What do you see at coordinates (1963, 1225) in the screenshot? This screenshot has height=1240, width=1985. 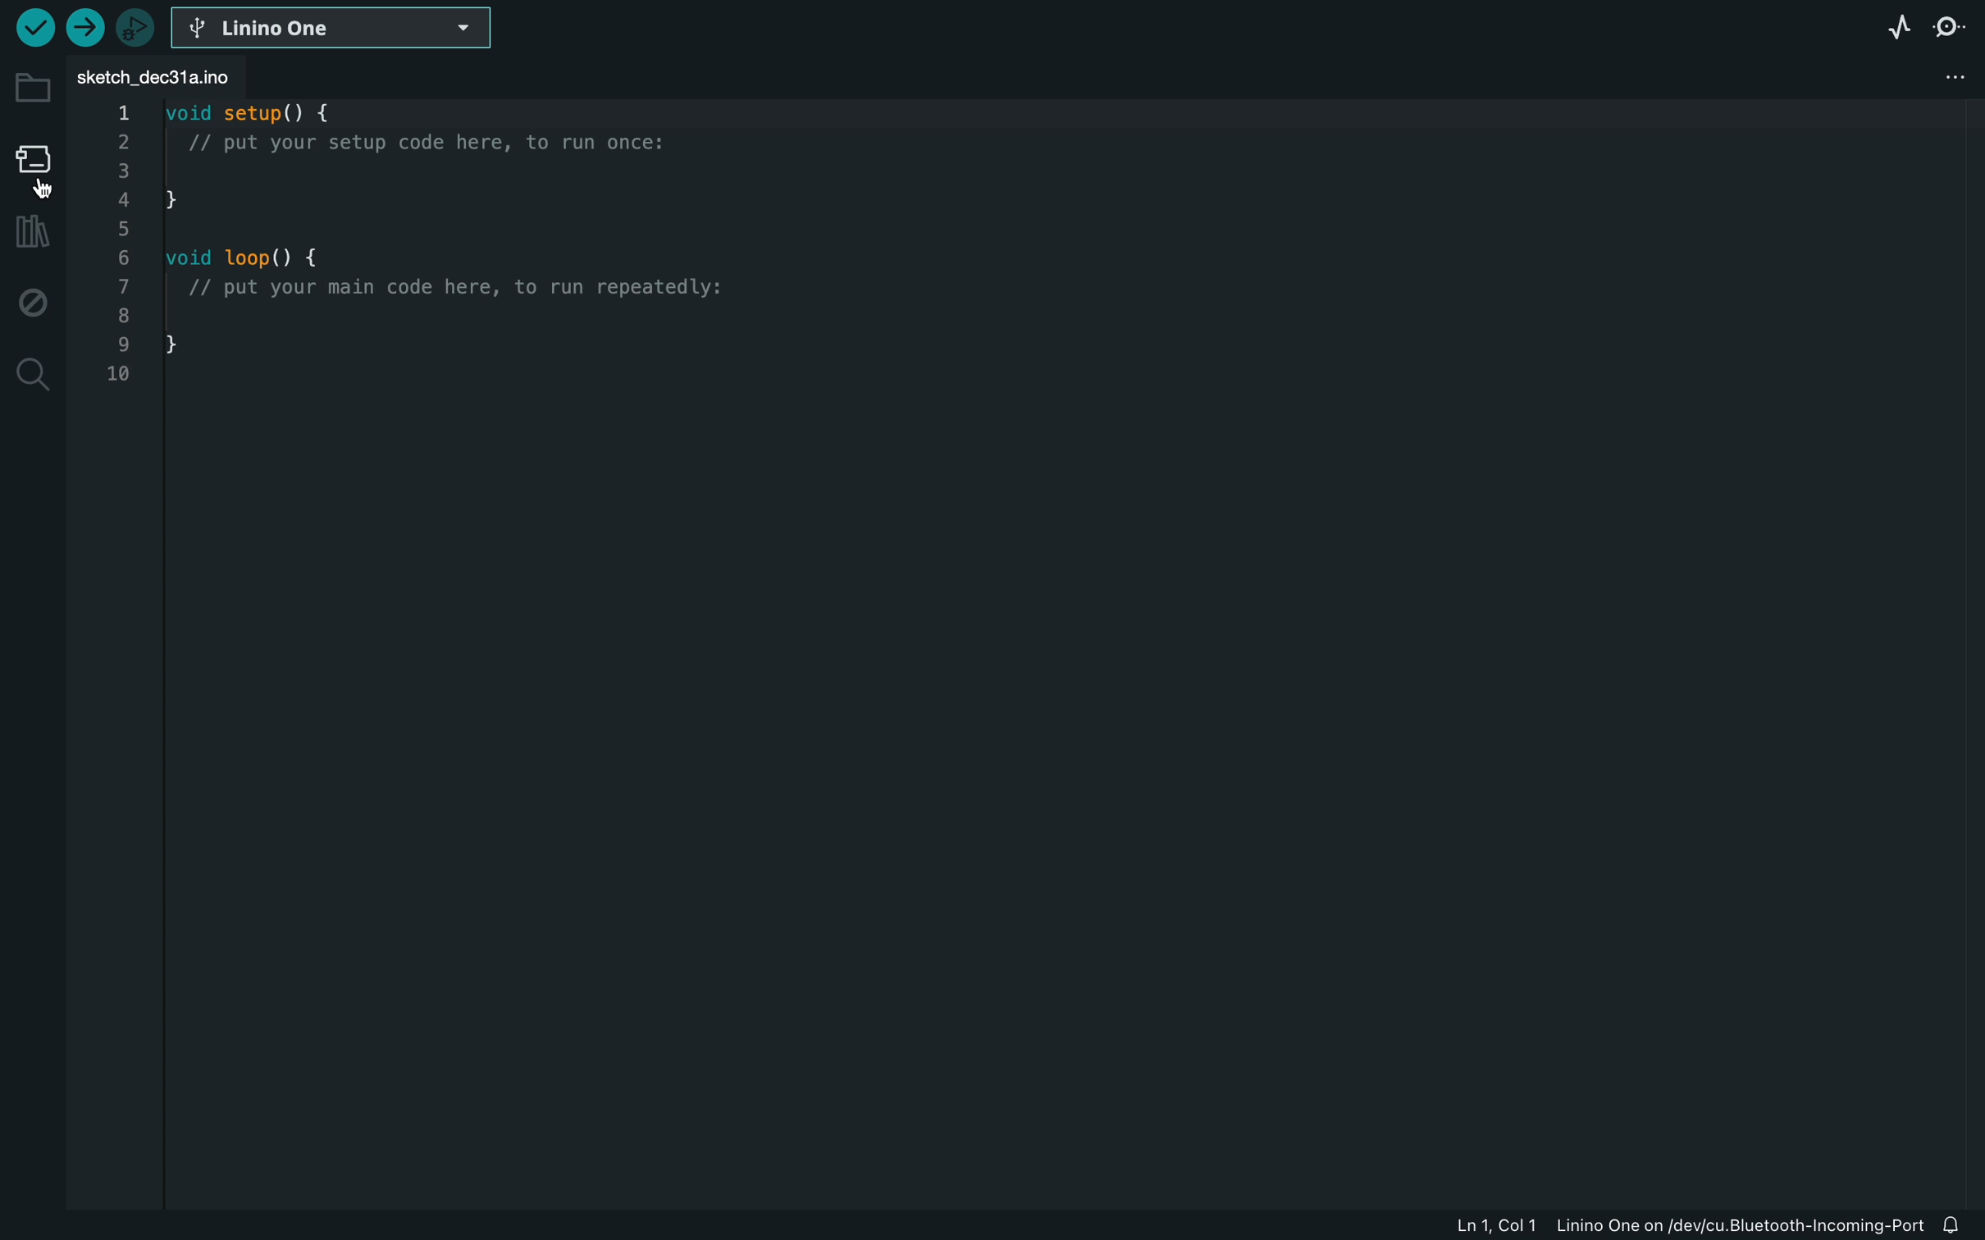 I see `notification` at bounding box center [1963, 1225].